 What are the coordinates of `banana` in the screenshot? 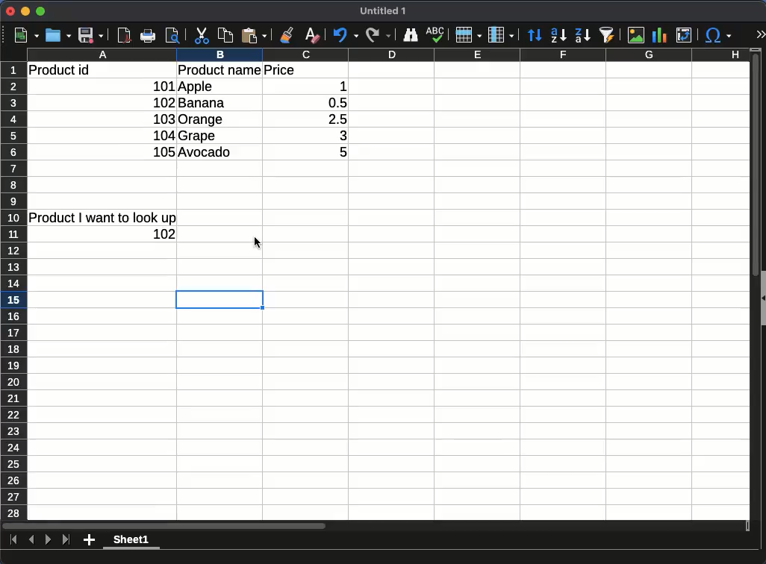 It's located at (202, 102).